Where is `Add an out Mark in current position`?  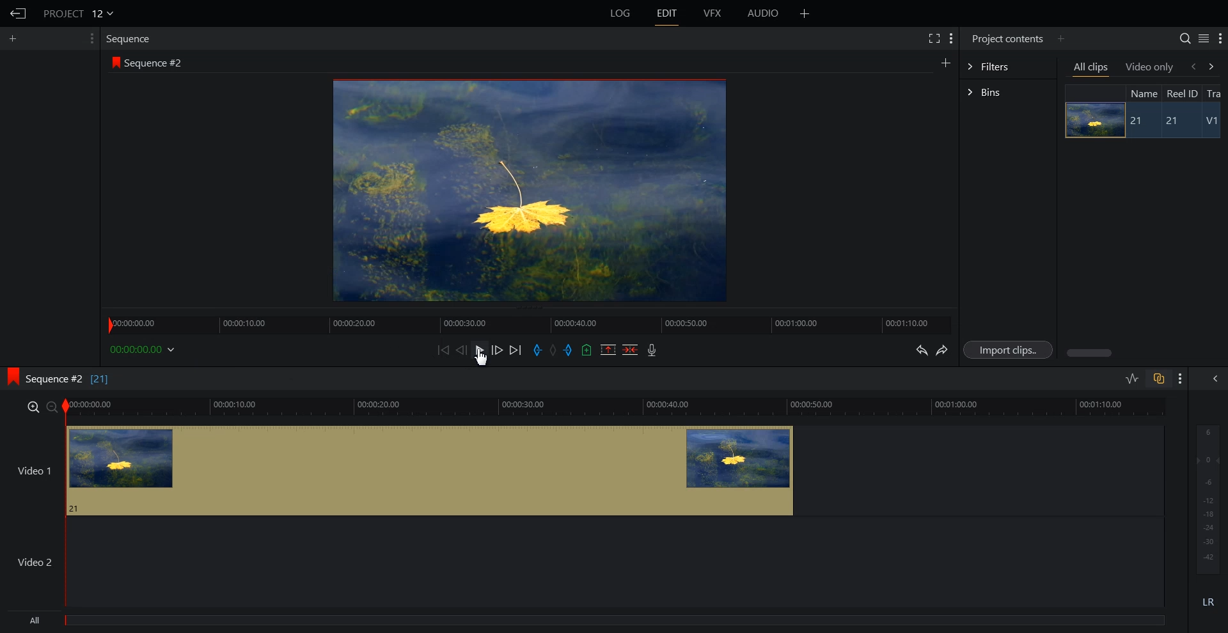 Add an out Mark in current position is located at coordinates (570, 350).